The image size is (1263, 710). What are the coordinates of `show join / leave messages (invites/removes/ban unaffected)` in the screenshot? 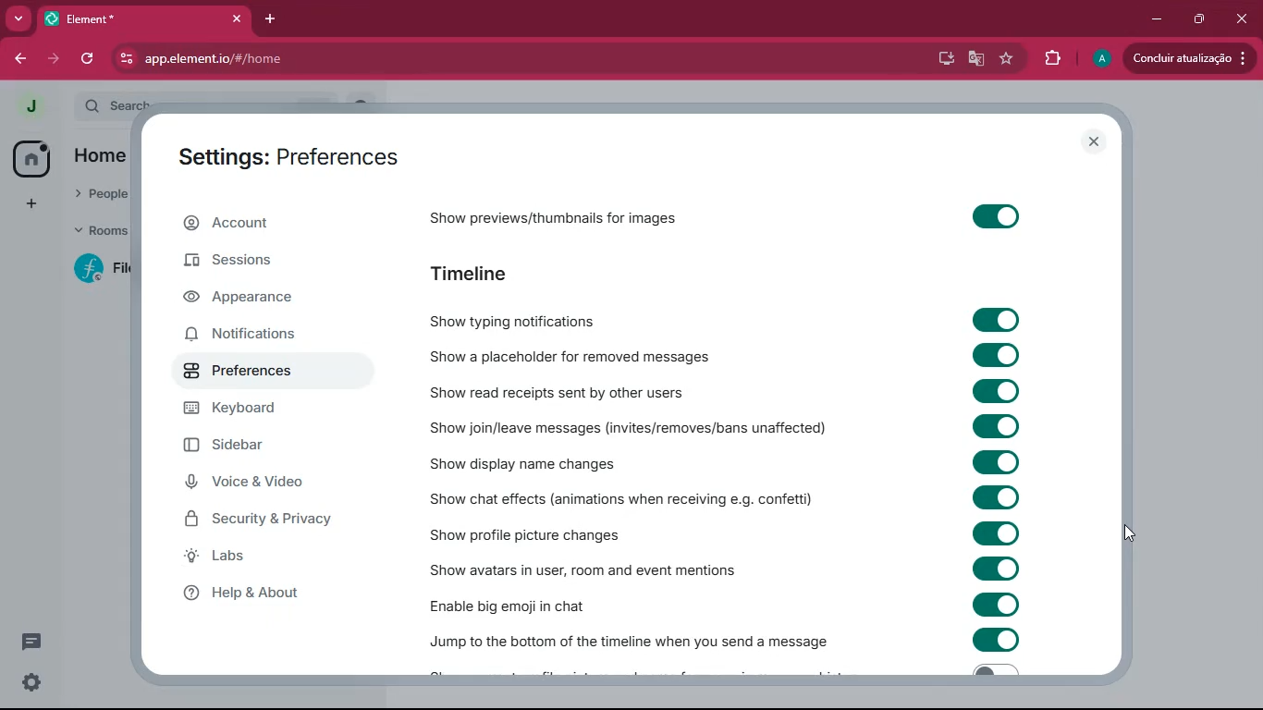 It's located at (650, 424).